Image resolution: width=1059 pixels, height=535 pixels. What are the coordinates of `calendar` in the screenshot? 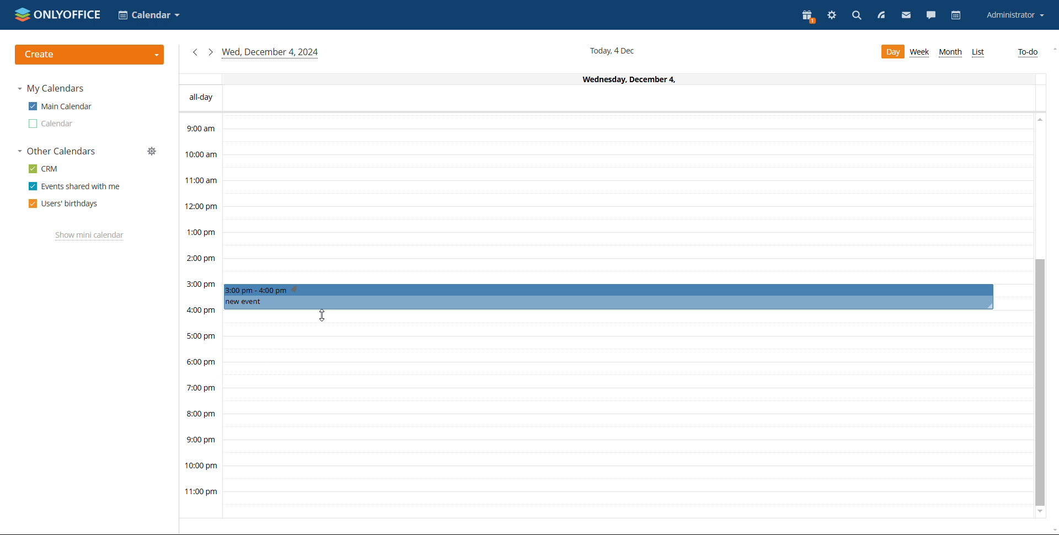 It's located at (958, 15).